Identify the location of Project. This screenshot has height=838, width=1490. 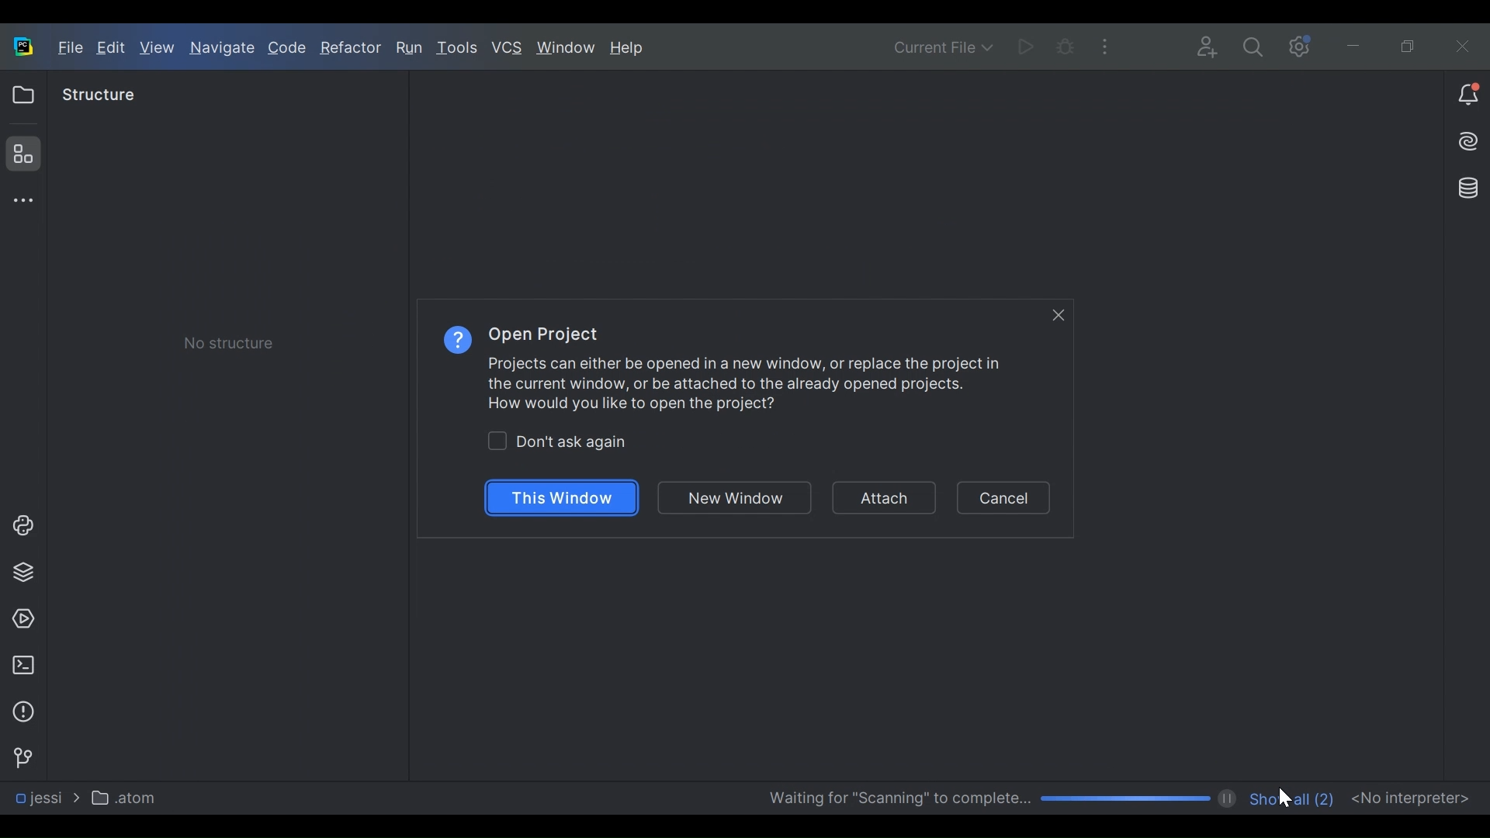
(216, 92).